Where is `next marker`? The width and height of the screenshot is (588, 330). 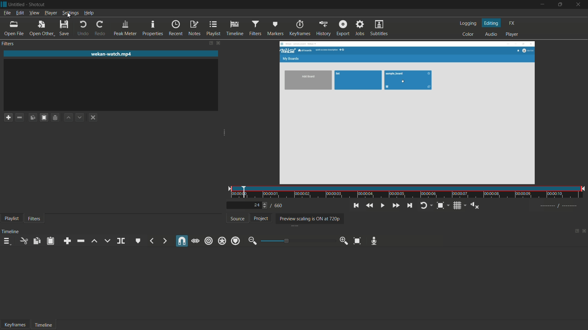
next marker is located at coordinates (164, 240).